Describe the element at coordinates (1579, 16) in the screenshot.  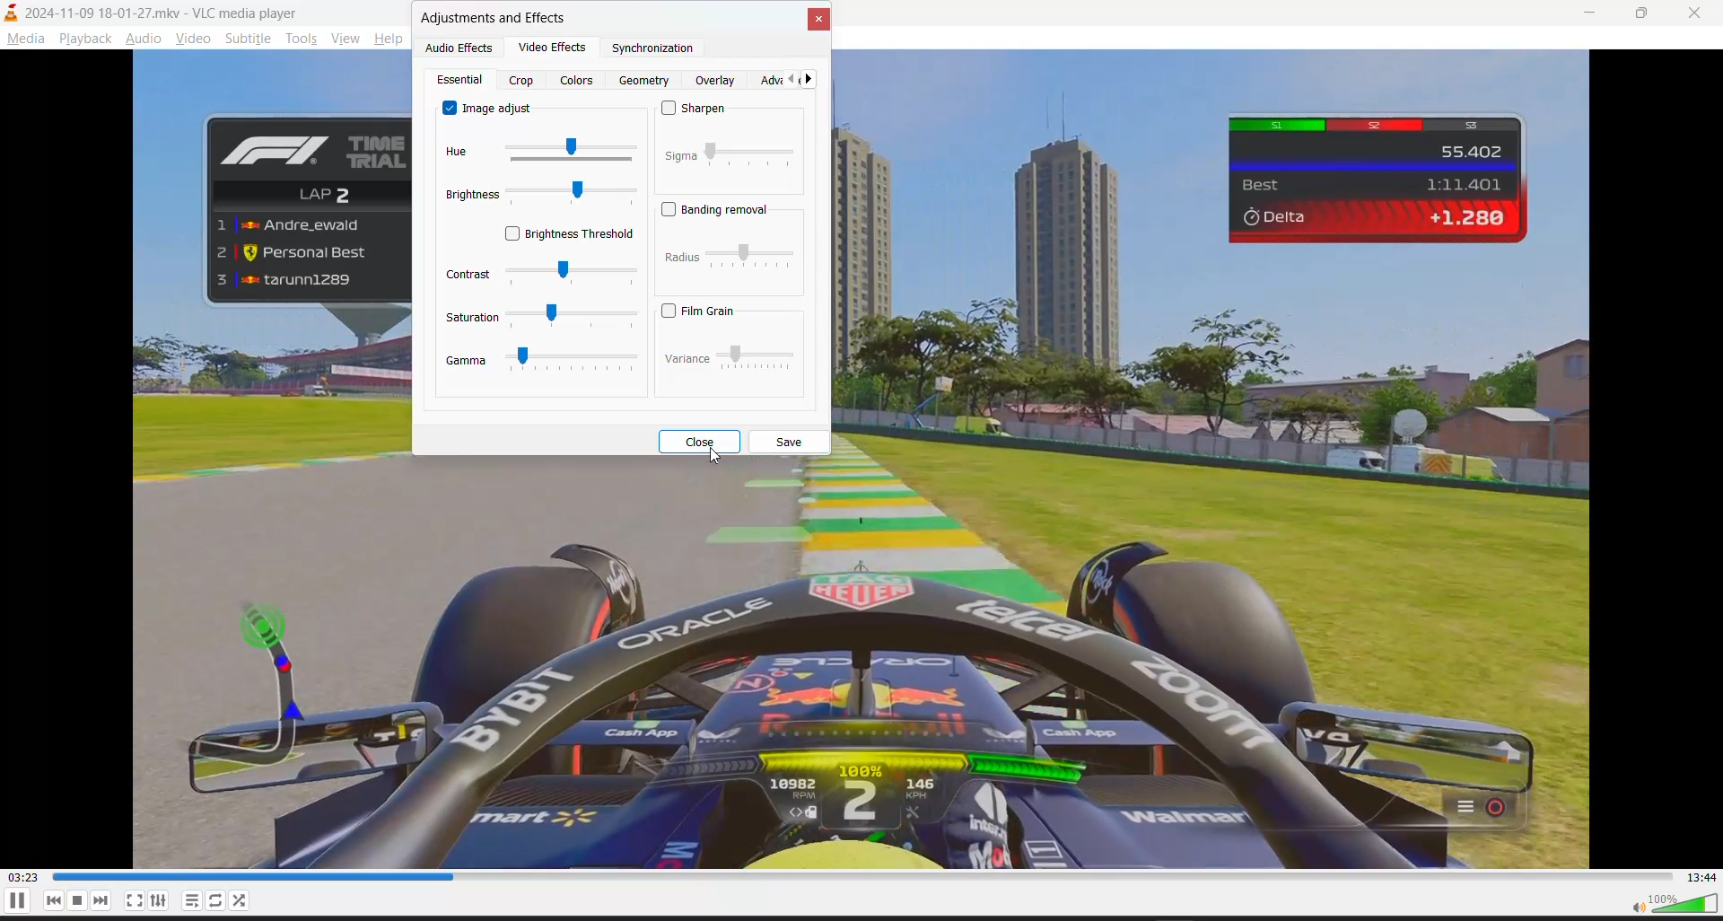
I see `minimize` at that location.